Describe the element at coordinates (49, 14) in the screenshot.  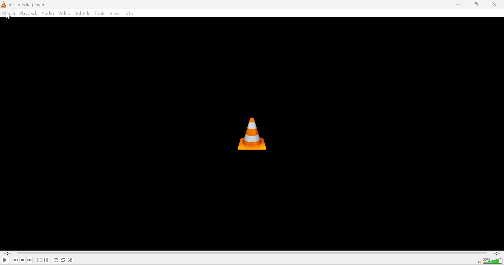
I see `Audio` at that location.